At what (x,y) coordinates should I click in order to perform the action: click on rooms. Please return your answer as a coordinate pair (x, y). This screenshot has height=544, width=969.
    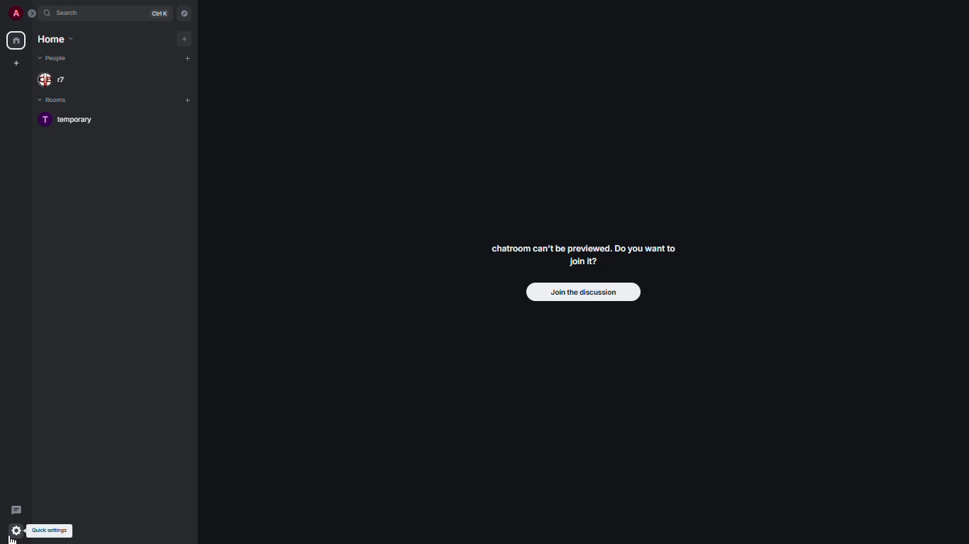
    Looking at the image, I should click on (55, 101).